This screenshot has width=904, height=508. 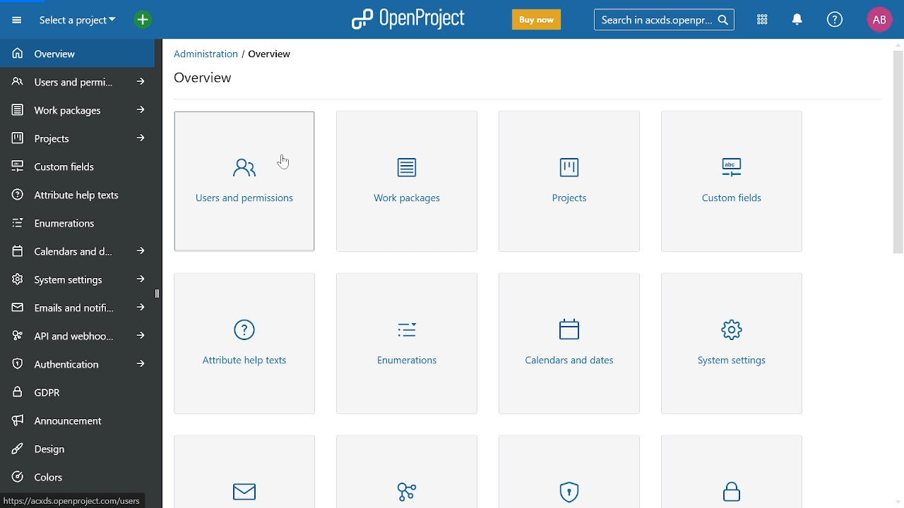 What do you see at coordinates (76, 22) in the screenshot?
I see `Current project` at bounding box center [76, 22].